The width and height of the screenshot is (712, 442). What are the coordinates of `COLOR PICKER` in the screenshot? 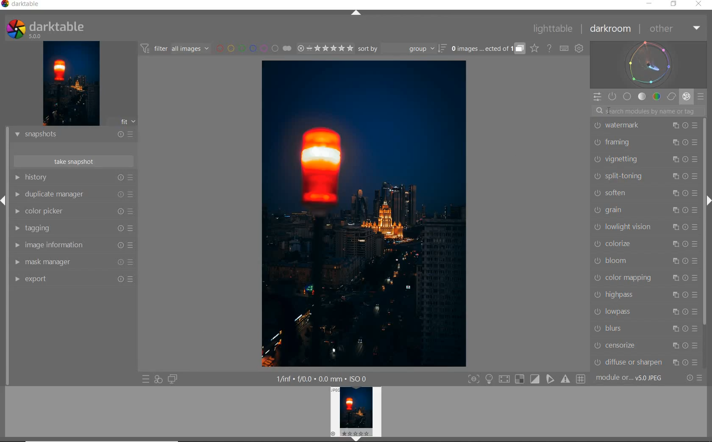 It's located at (58, 212).